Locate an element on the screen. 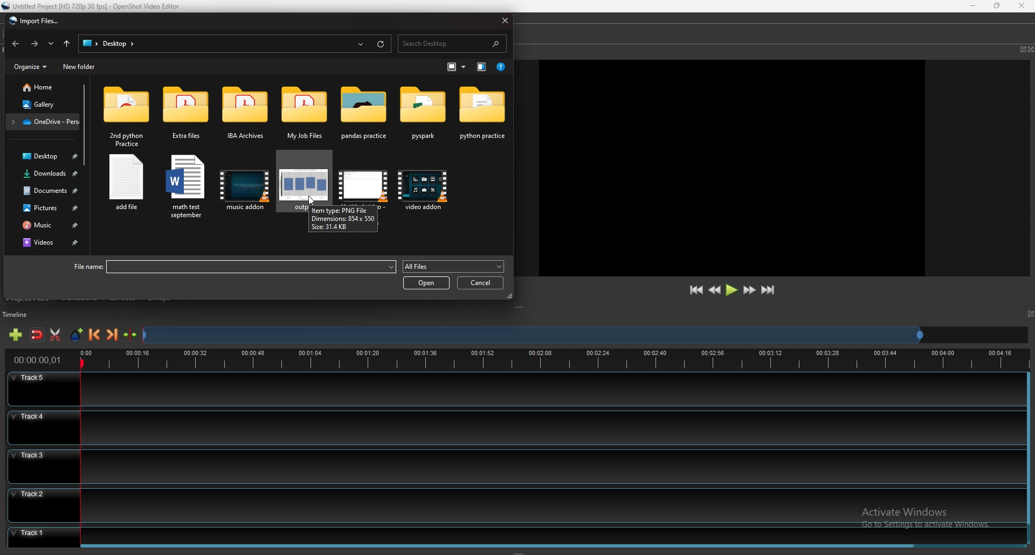 This screenshot has width=1035, height=555. project files is located at coordinates (29, 298).